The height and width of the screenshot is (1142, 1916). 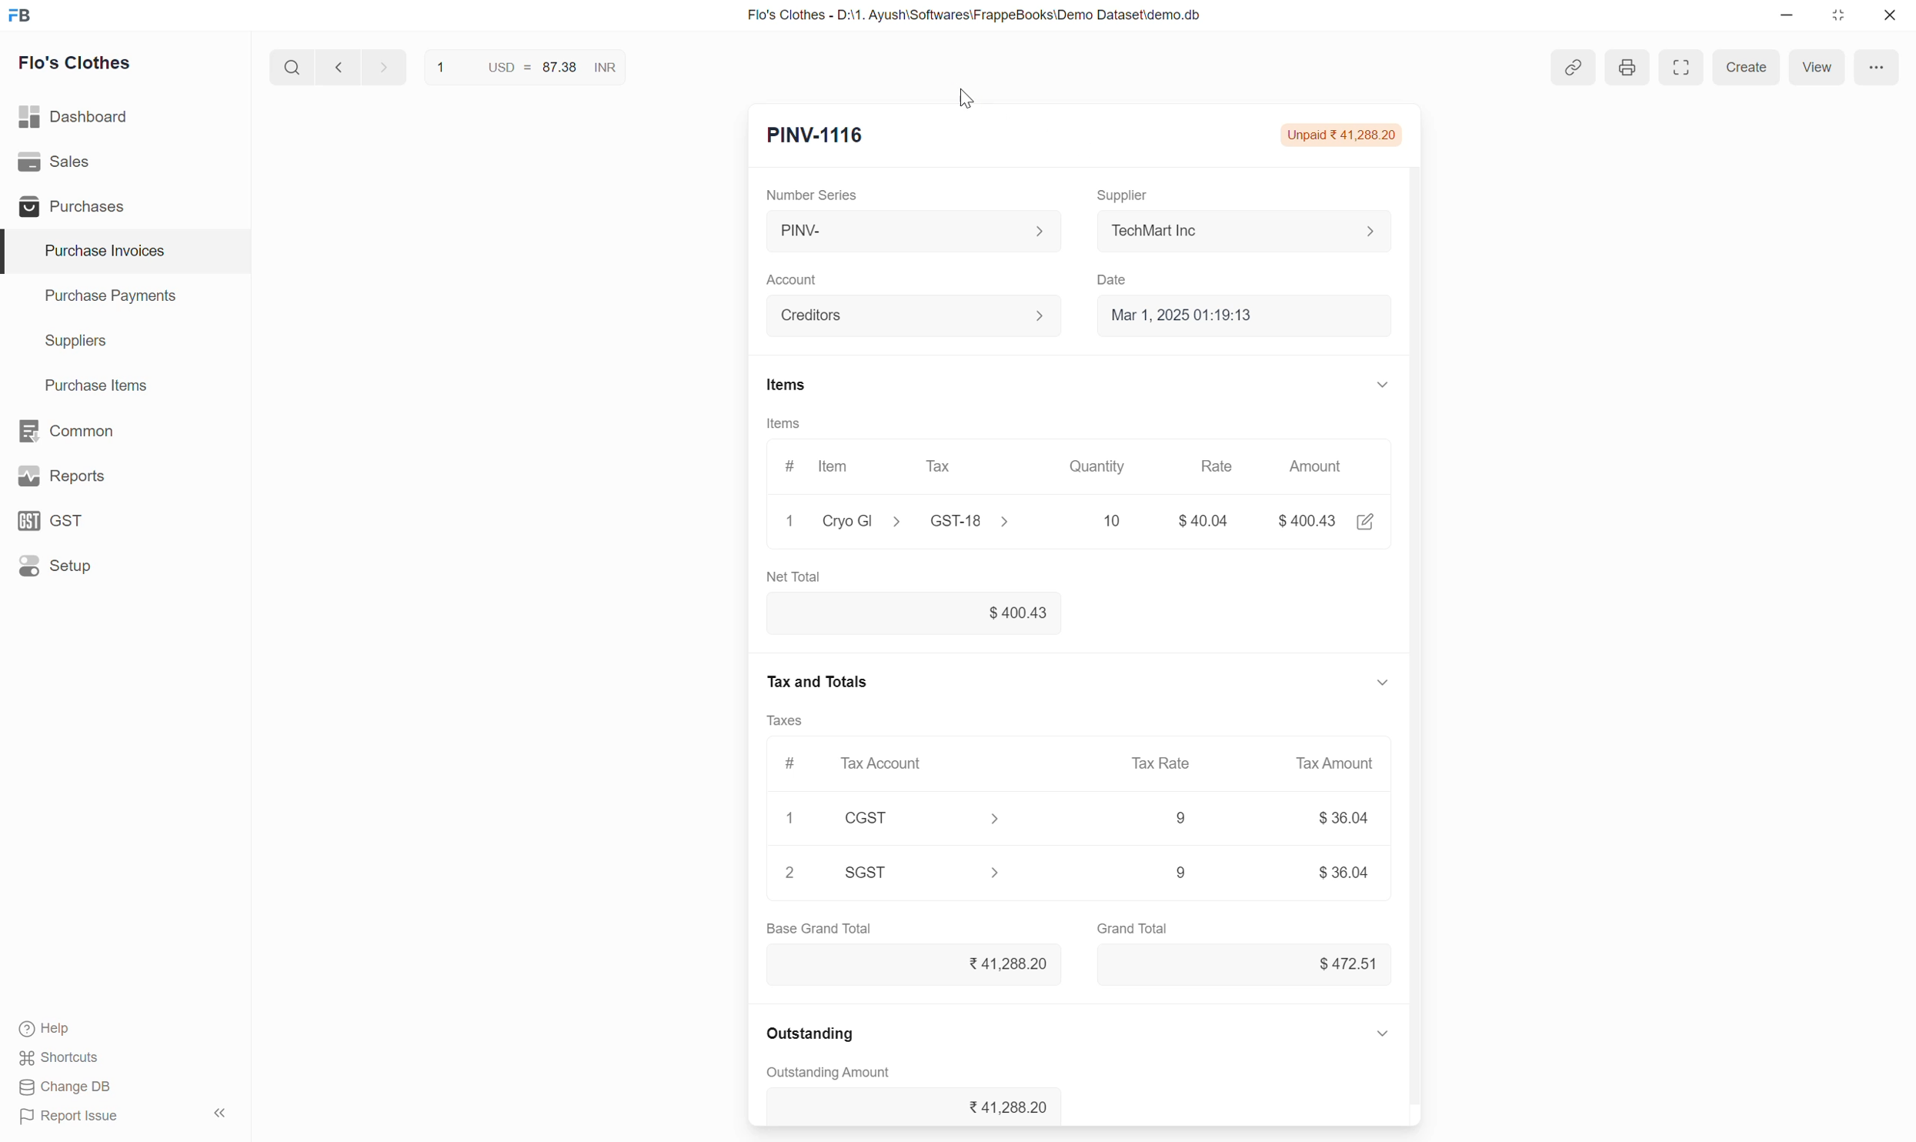 I want to click on Tax Account, so click(x=887, y=762).